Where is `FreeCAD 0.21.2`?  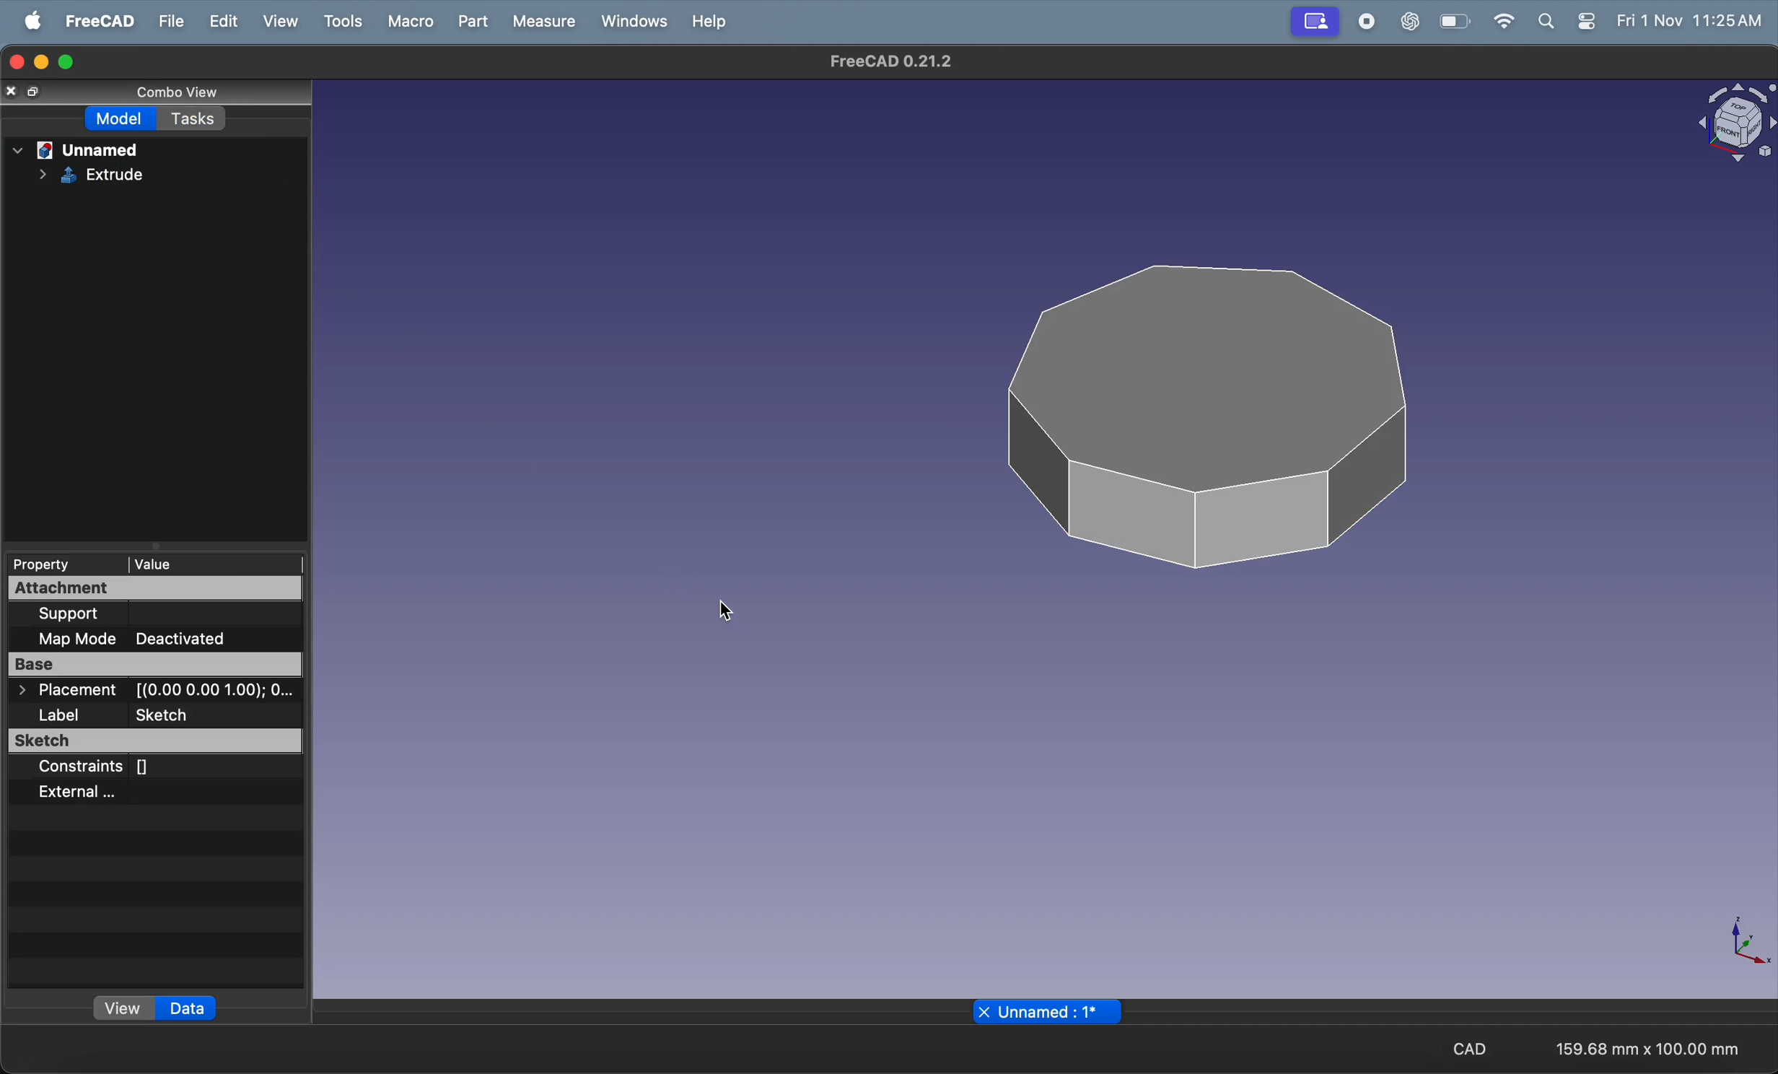 FreeCAD 0.21.2 is located at coordinates (897, 61).